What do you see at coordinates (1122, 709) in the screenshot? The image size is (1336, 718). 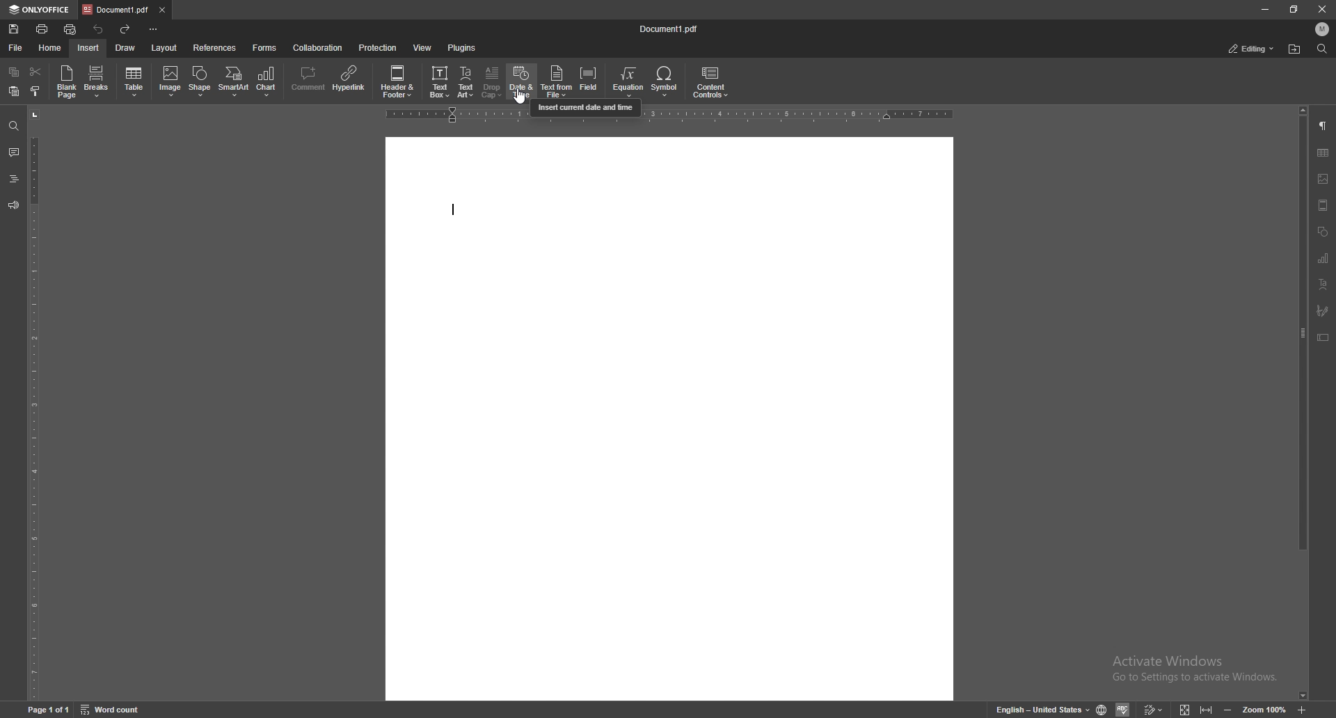 I see `spell check` at bounding box center [1122, 709].